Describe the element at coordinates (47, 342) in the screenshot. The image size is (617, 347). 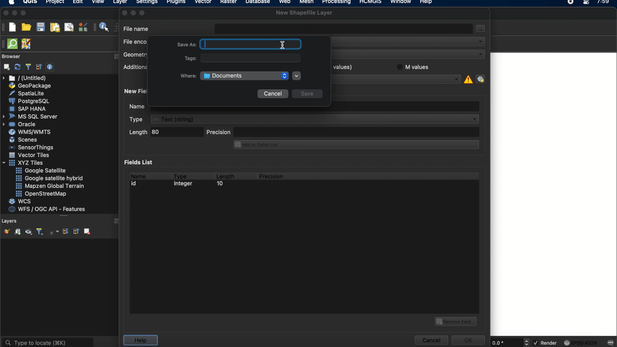
I see `type to locate` at that location.